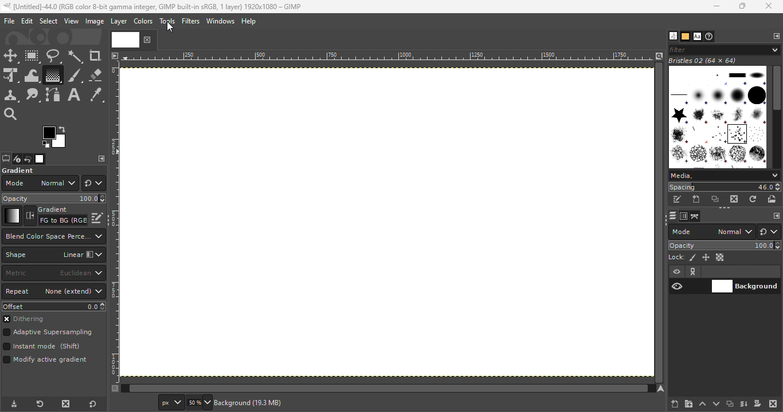 The width and height of the screenshot is (783, 412). Describe the element at coordinates (659, 56) in the screenshot. I see `Zoom image when window size changes` at that location.